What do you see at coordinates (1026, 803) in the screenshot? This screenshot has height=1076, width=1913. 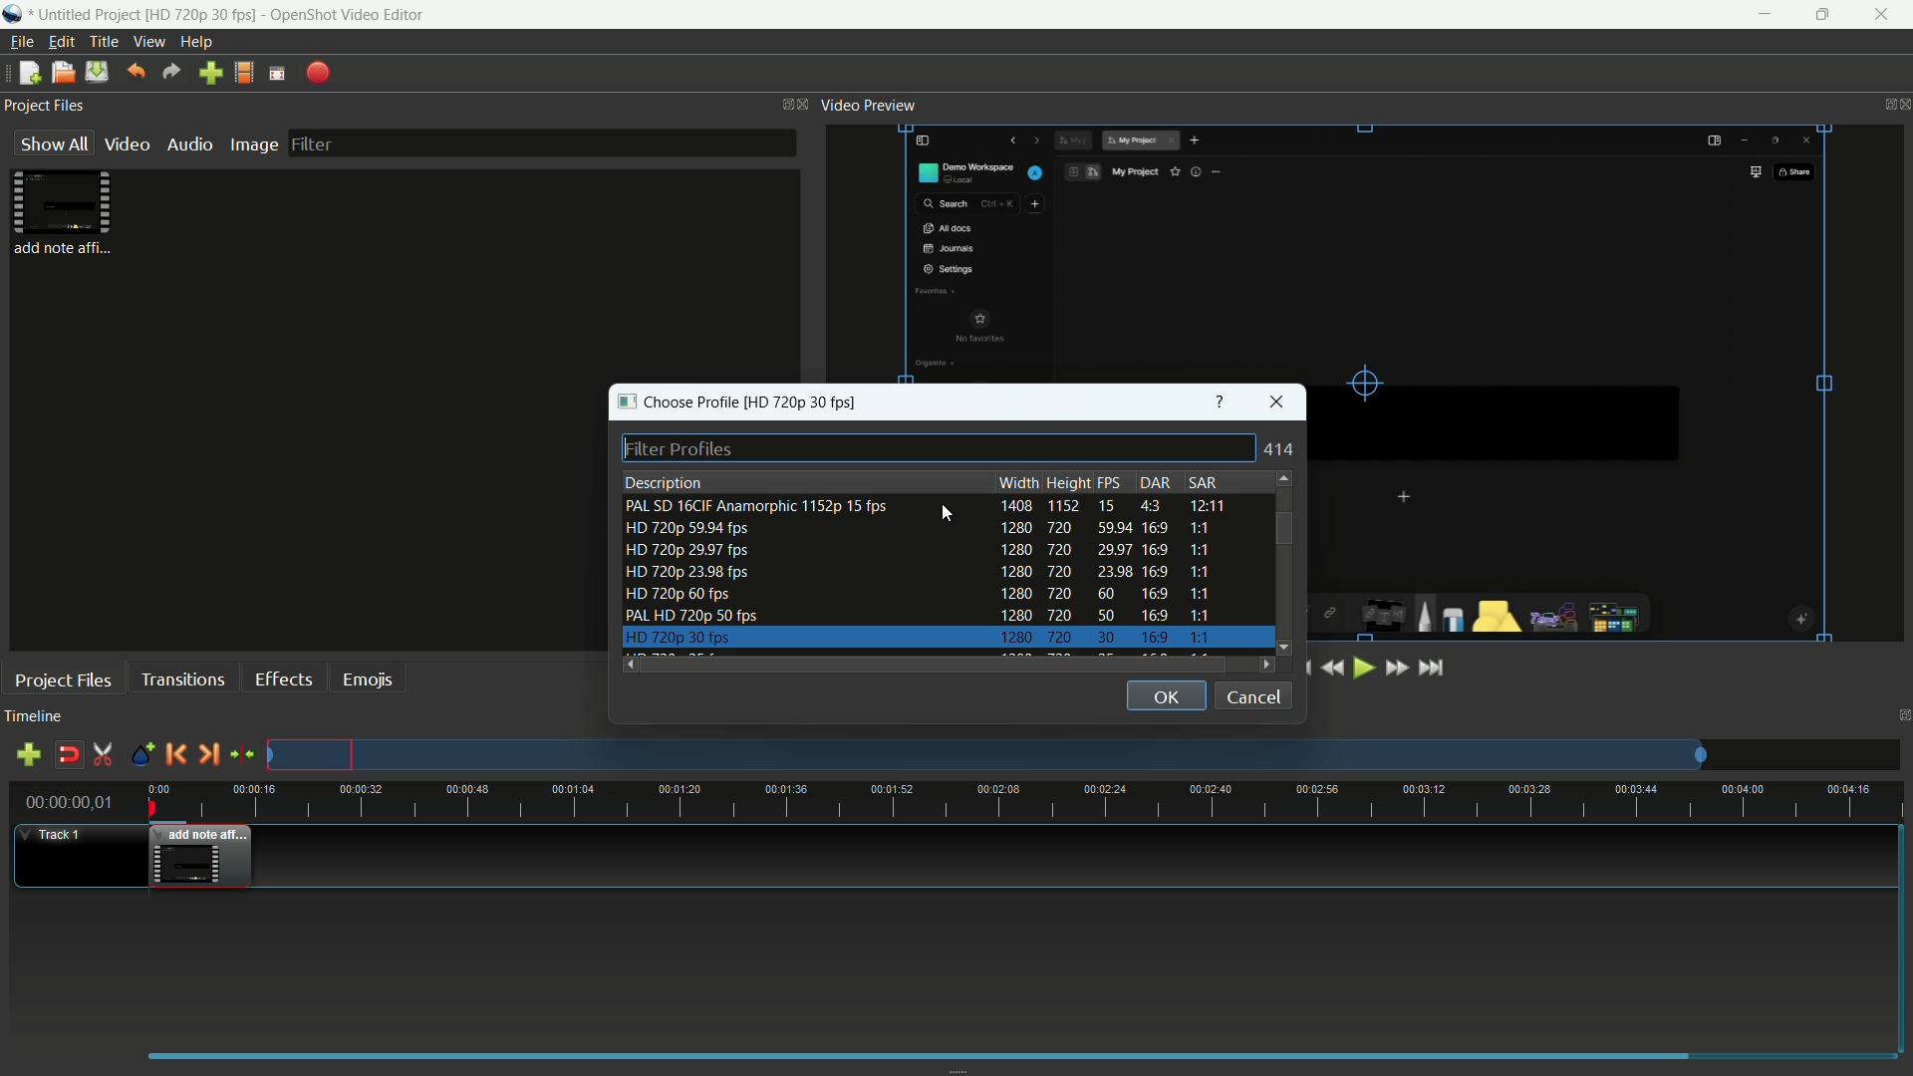 I see `time` at bounding box center [1026, 803].